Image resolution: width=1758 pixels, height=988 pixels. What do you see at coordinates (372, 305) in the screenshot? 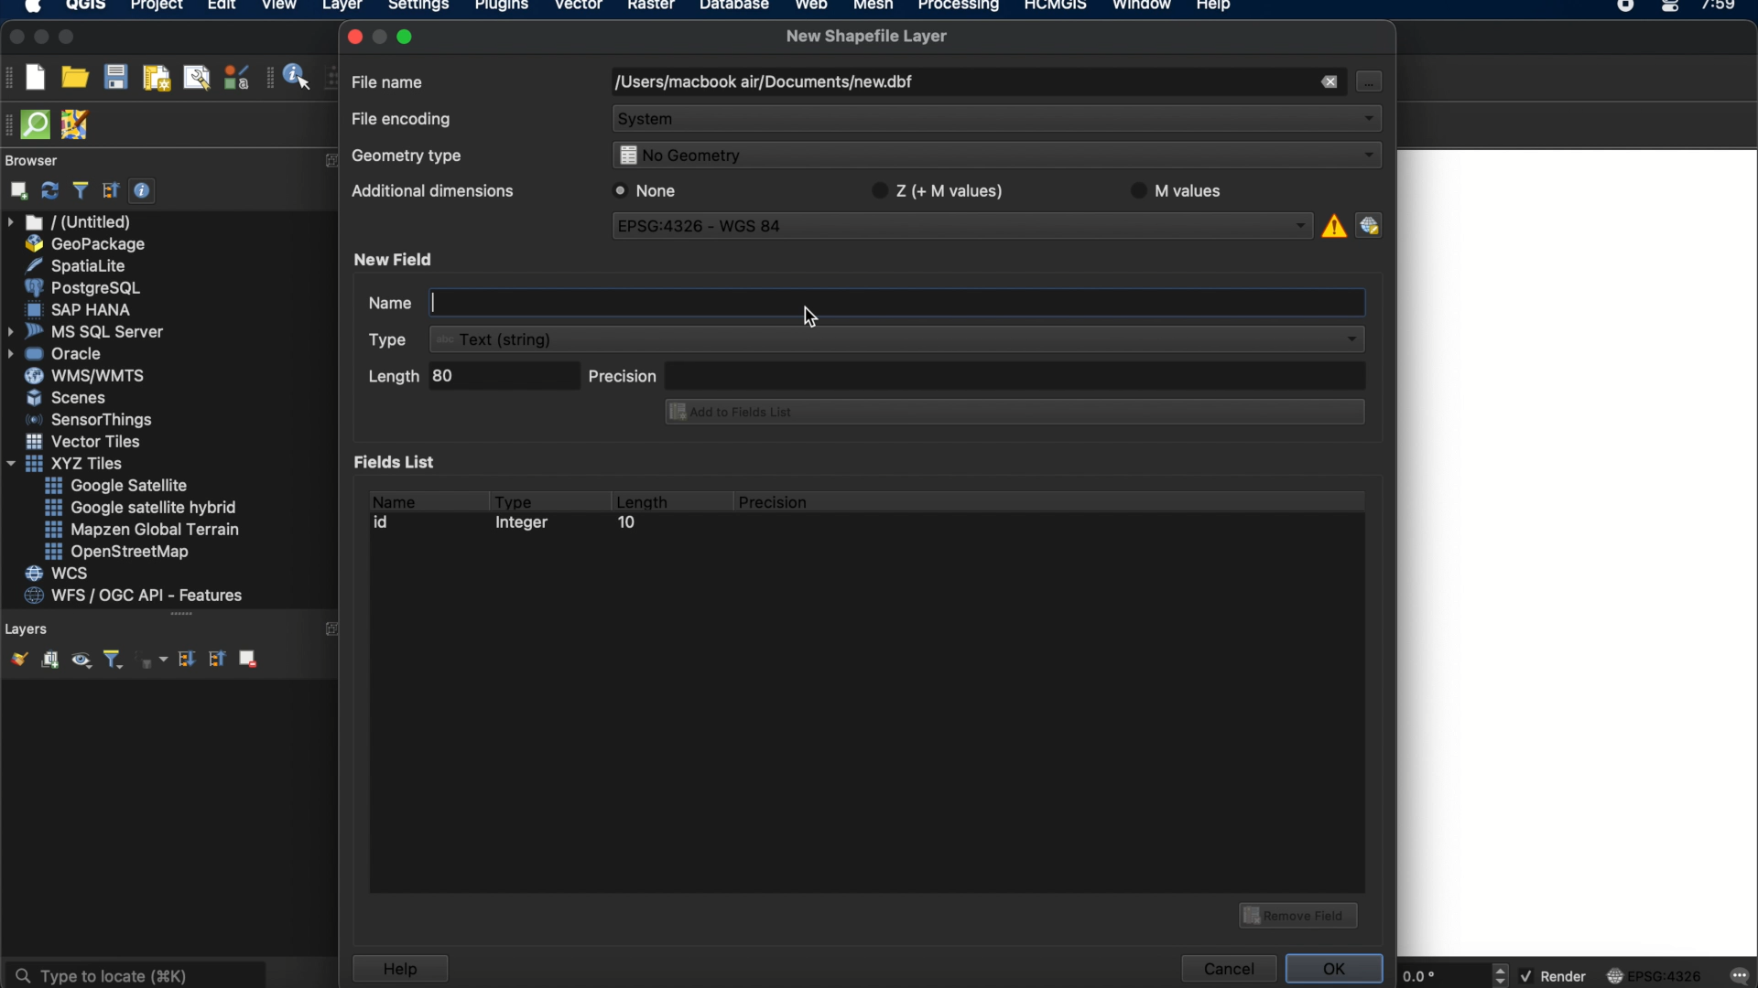
I see `Name` at bounding box center [372, 305].